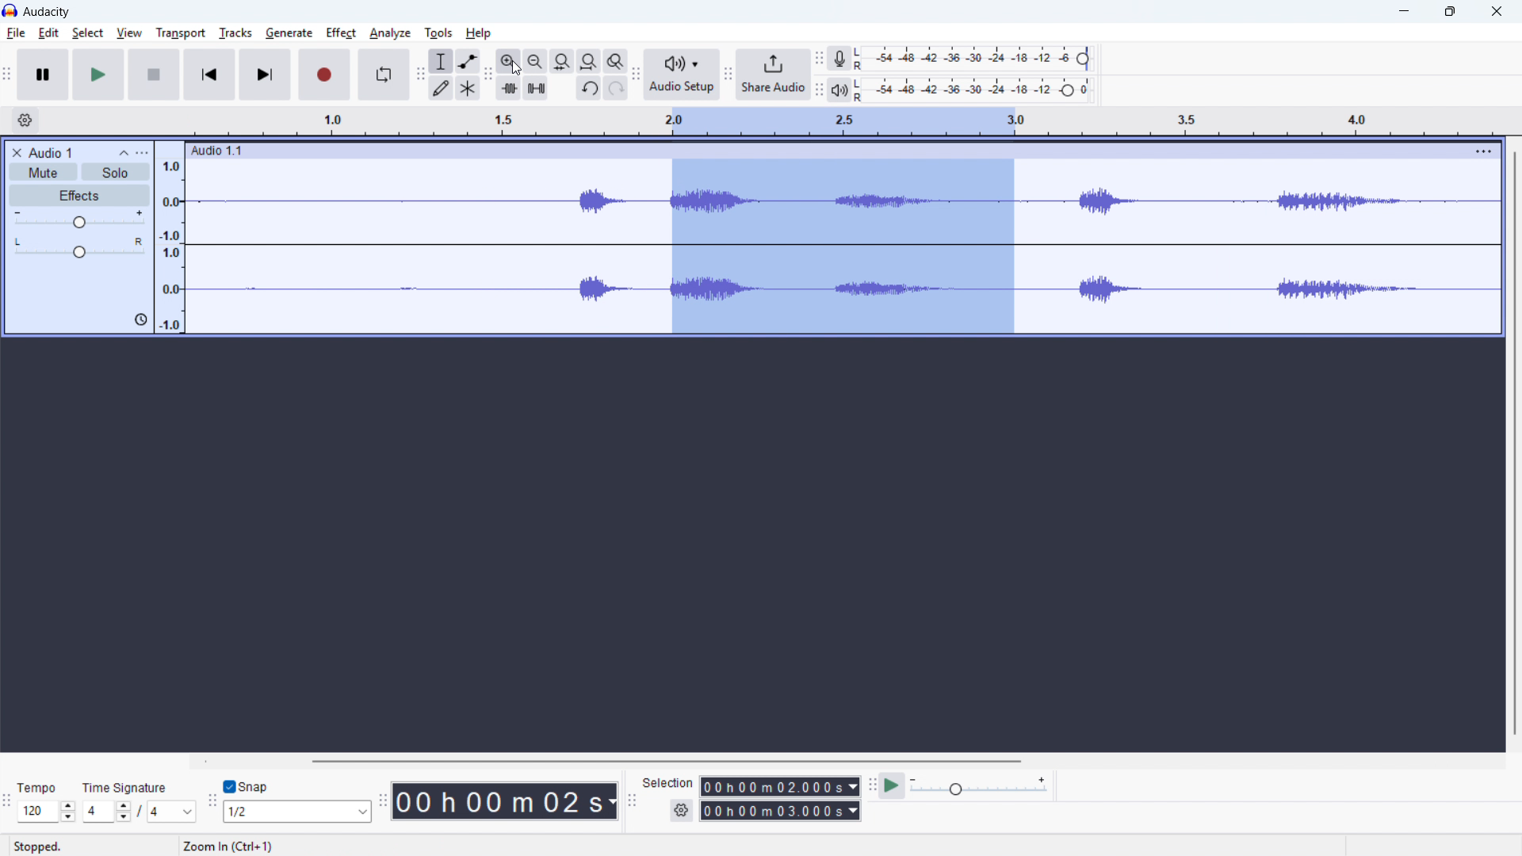 The image size is (1522, 856). Describe the element at coordinates (421, 75) in the screenshot. I see `Tools toolbar` at that location.